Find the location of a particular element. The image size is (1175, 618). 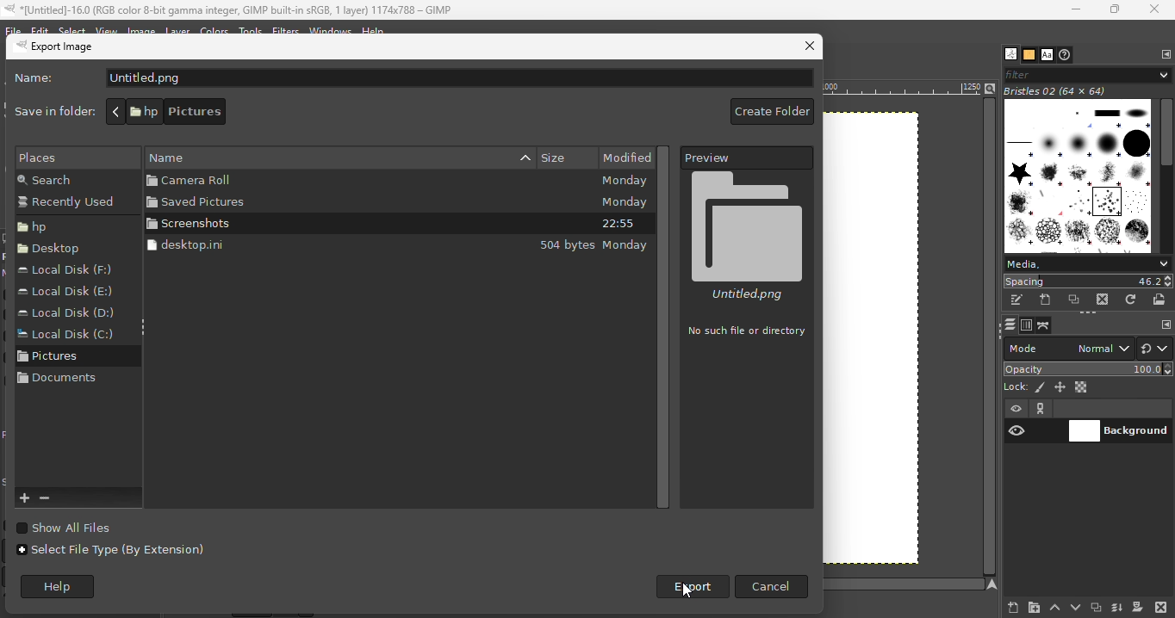

Tools is located at coordinates (252, 29).